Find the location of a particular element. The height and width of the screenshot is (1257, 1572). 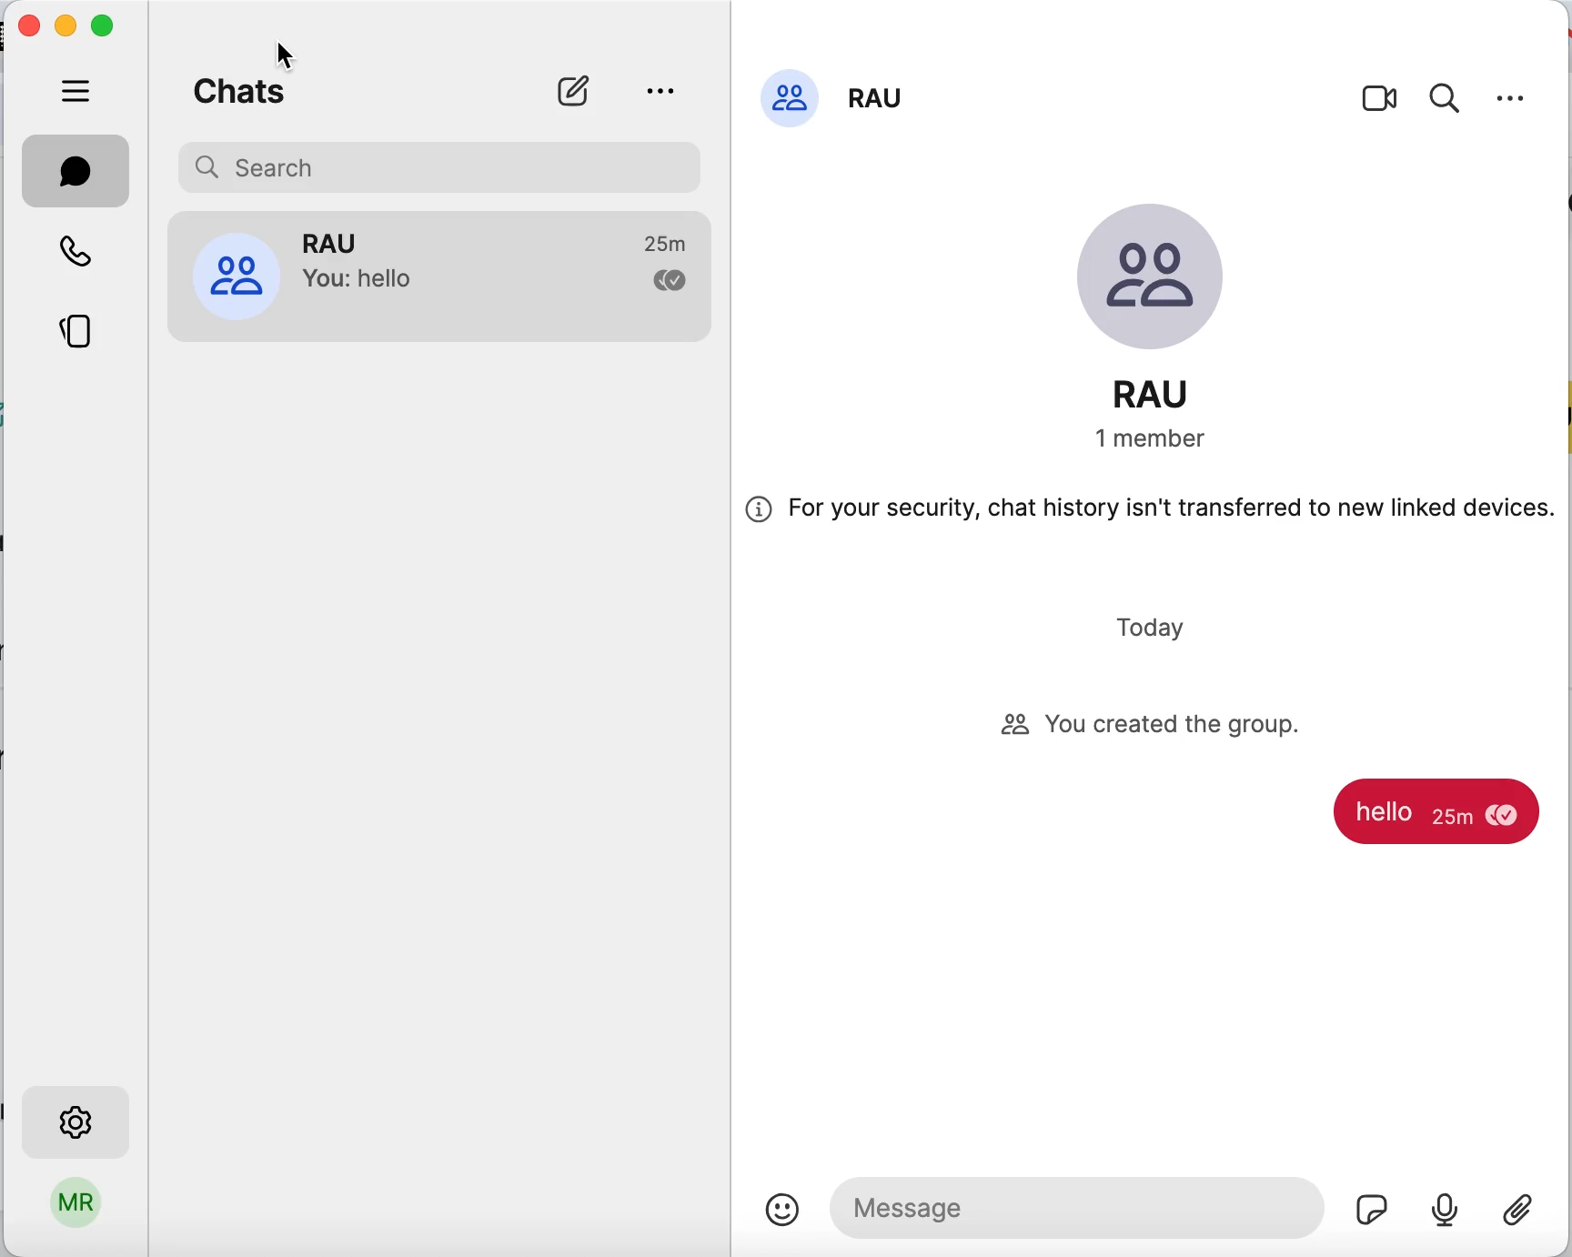

settings is located at coordinates (74, 1119).